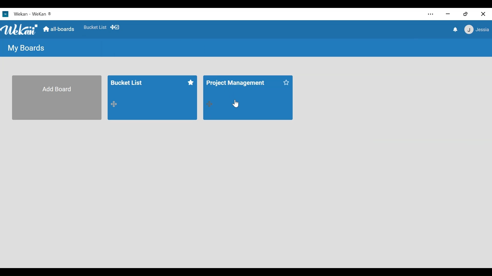 This screenshot has height=276, width=492. I want to click on Settings and more, so click(431, 15).